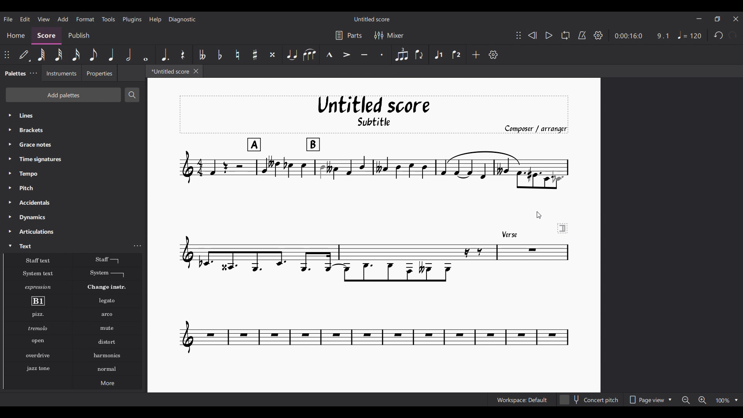  What do you see at coordinates (108, 19) in the screenshot?
I see `Tools menu` at bounding box center [108, 19].